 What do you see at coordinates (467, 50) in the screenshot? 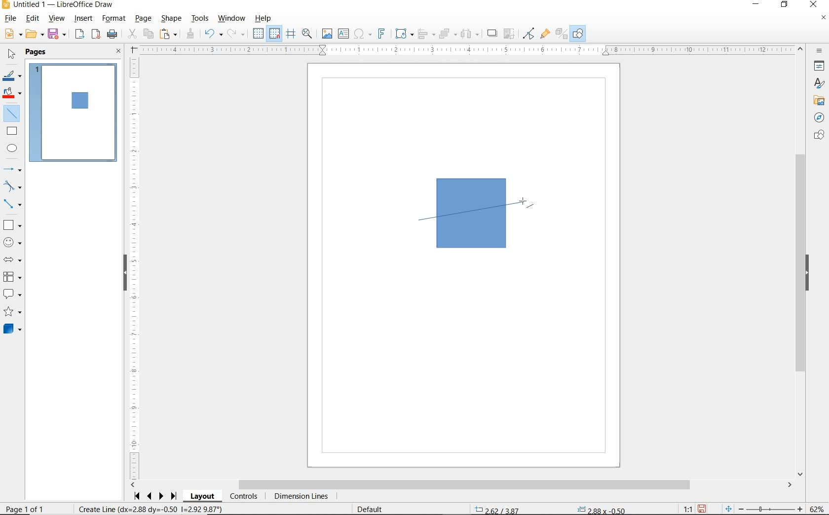
I see `RULER` at bounding box center [467, 50].